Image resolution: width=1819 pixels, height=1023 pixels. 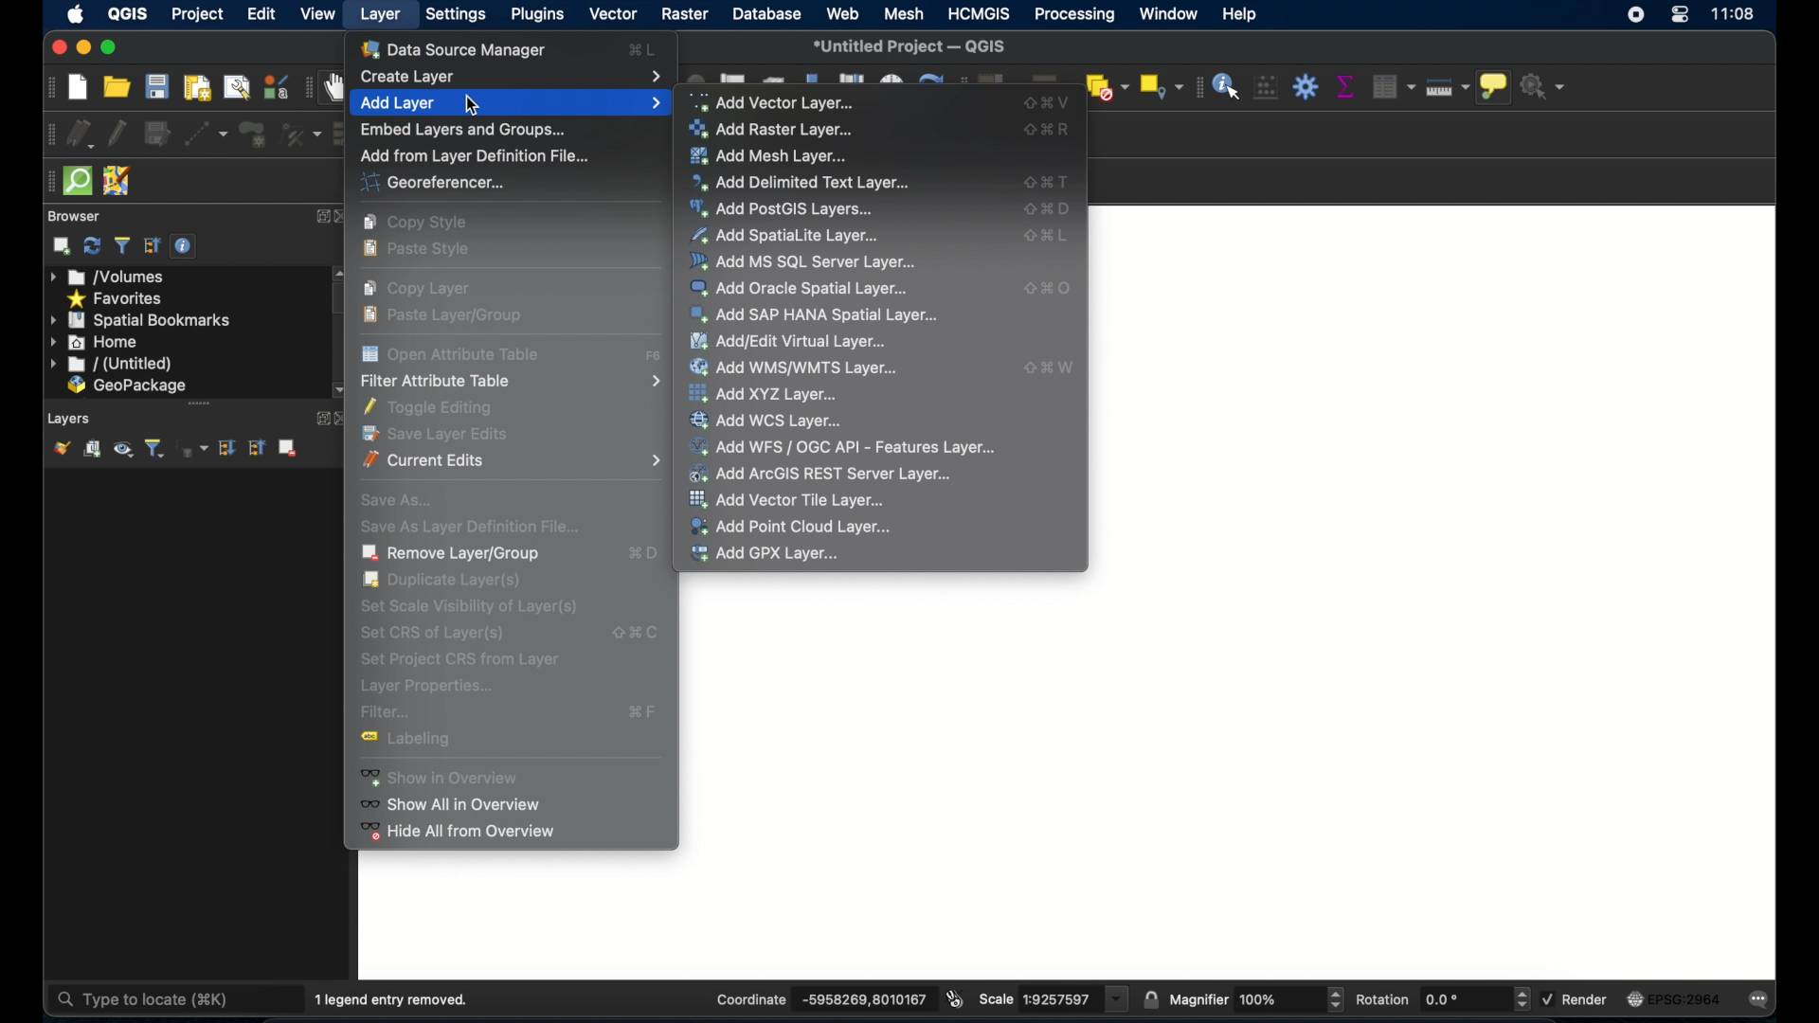 I want to click on rotations, so click(x=1383, y=997).